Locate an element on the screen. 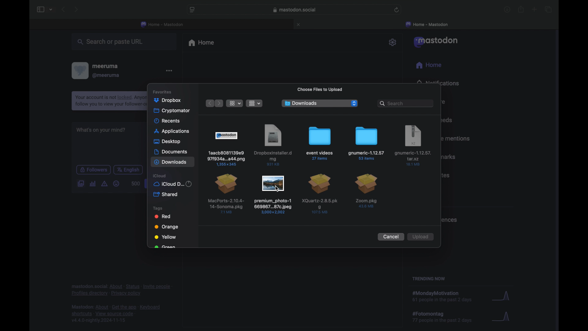 This screenshot has width=588, height=331. event videos is located at coordinates (319, 143).